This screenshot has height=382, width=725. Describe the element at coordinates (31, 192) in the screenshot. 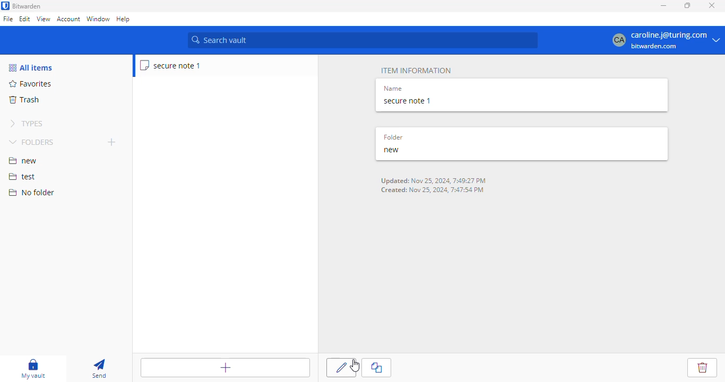

I see `no folder` at that location.